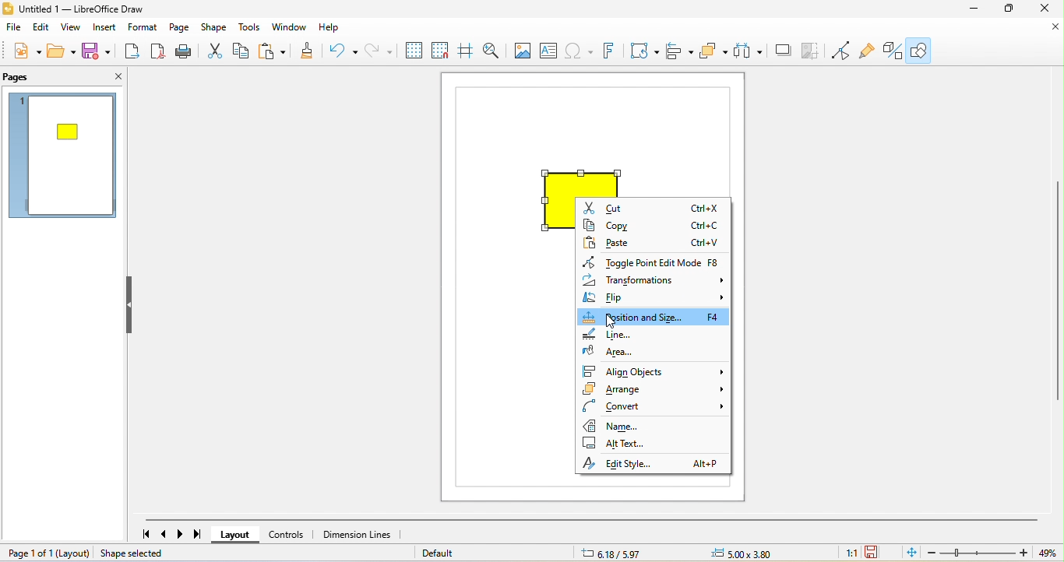 The width and height of the screenshot is (1064, 562). I want to click on hide, so click(131, 307).